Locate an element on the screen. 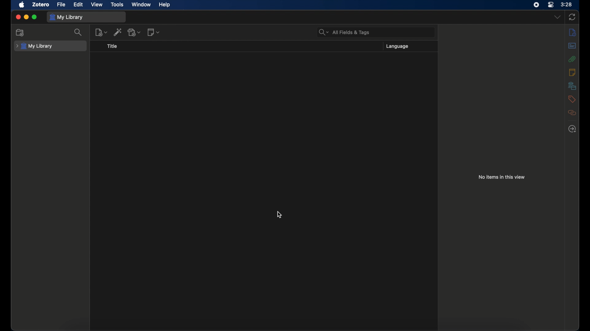 This screenshot has width=590, height=331. my library is located at coordinates (35, 46).